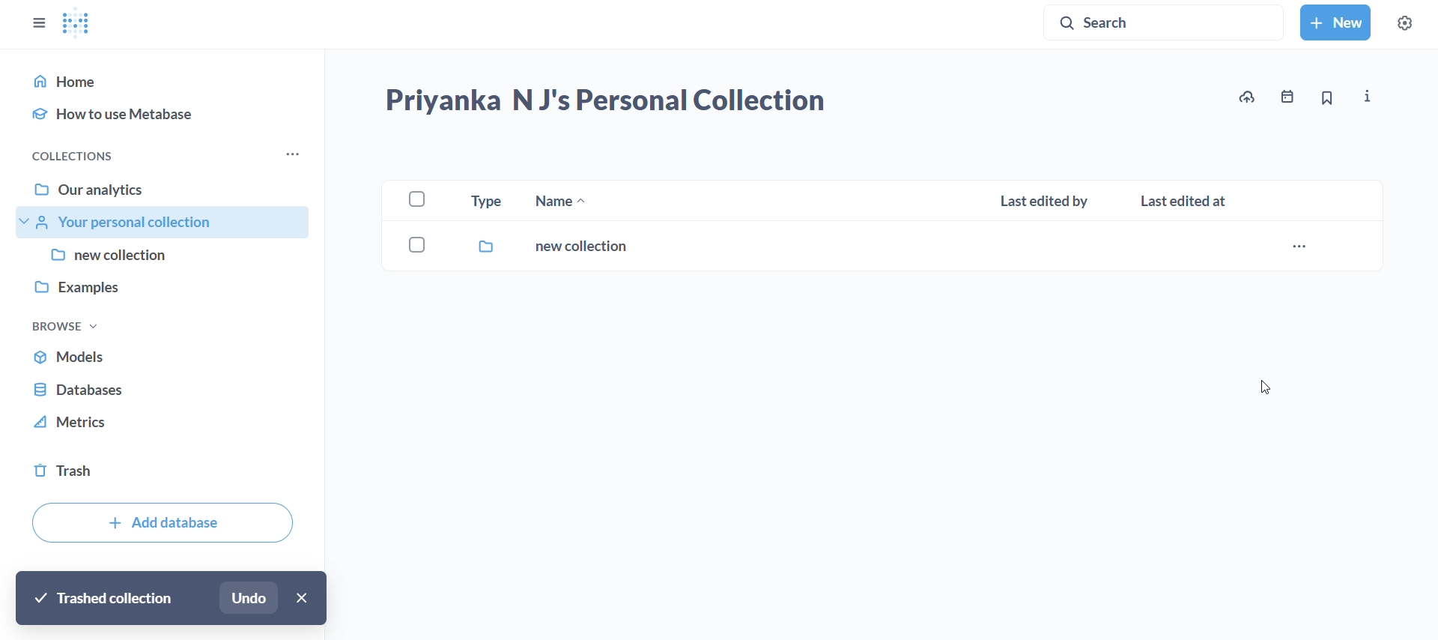  I want to click on logo, so click(79, 25).